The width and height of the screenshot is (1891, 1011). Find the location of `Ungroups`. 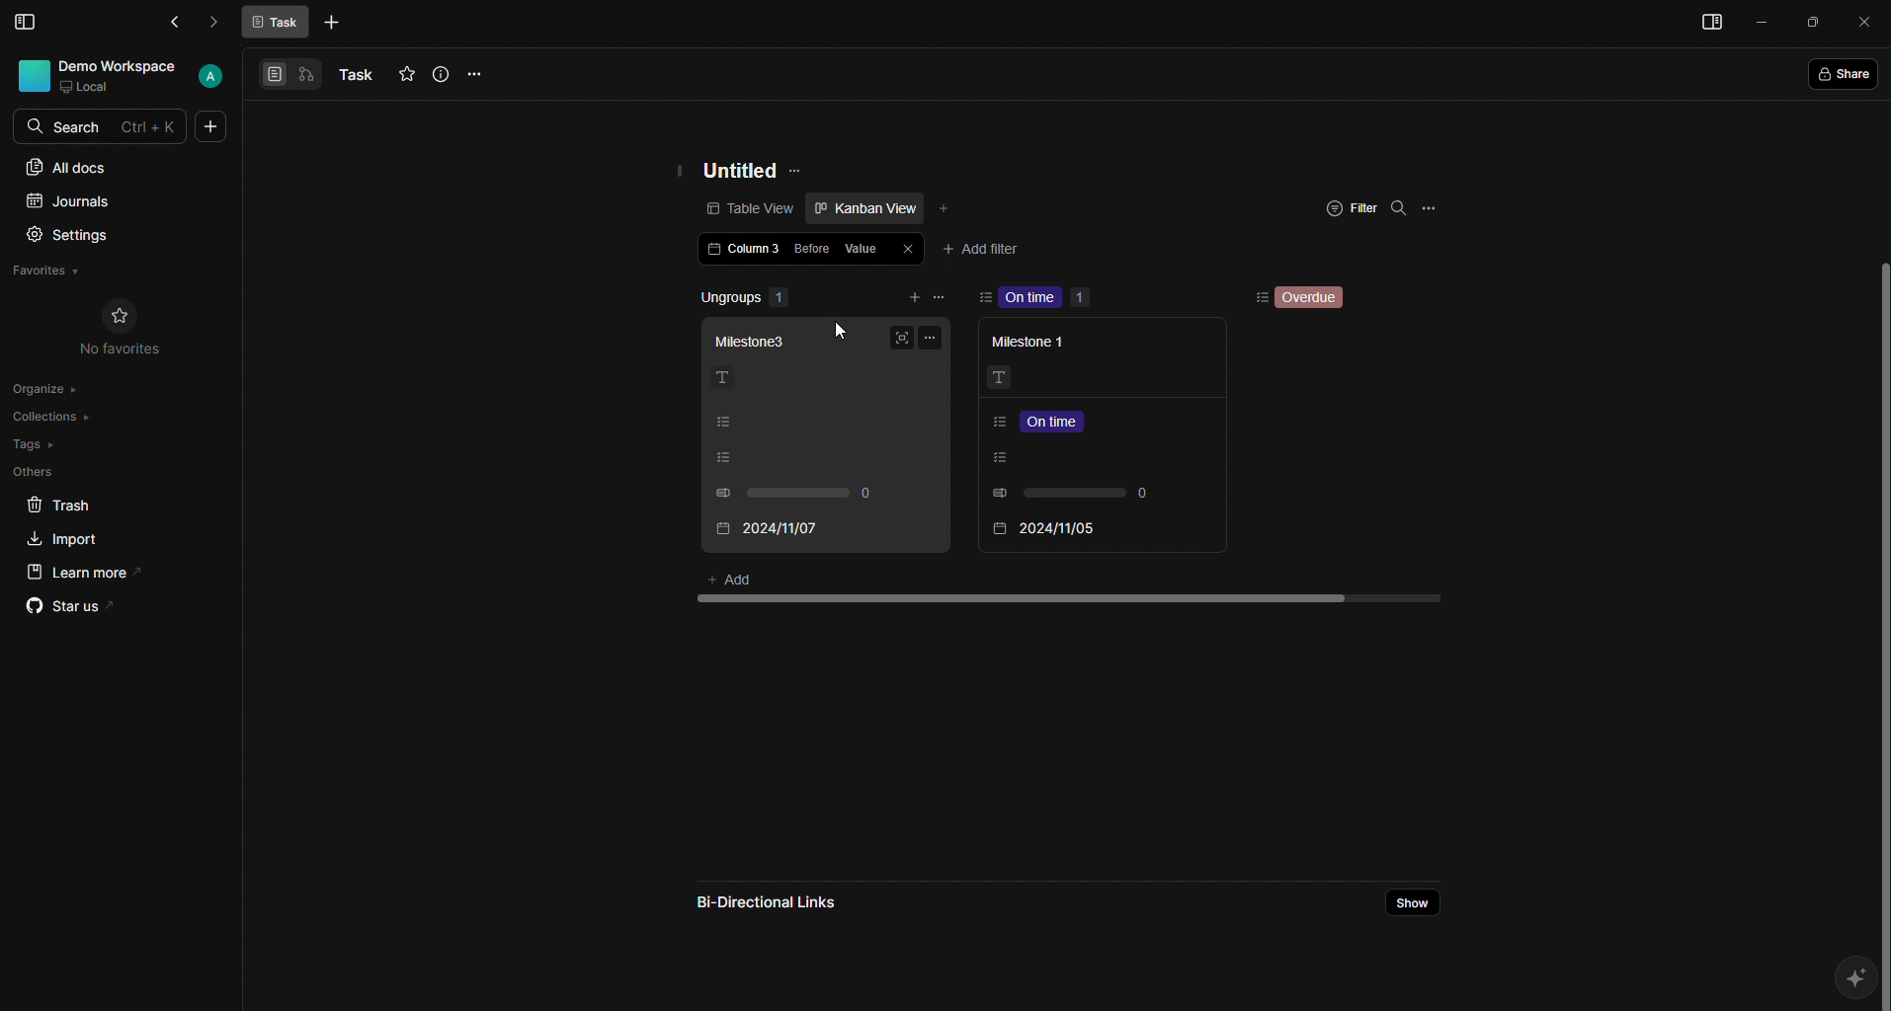

Ungroups is located at coordinates (784, 297).